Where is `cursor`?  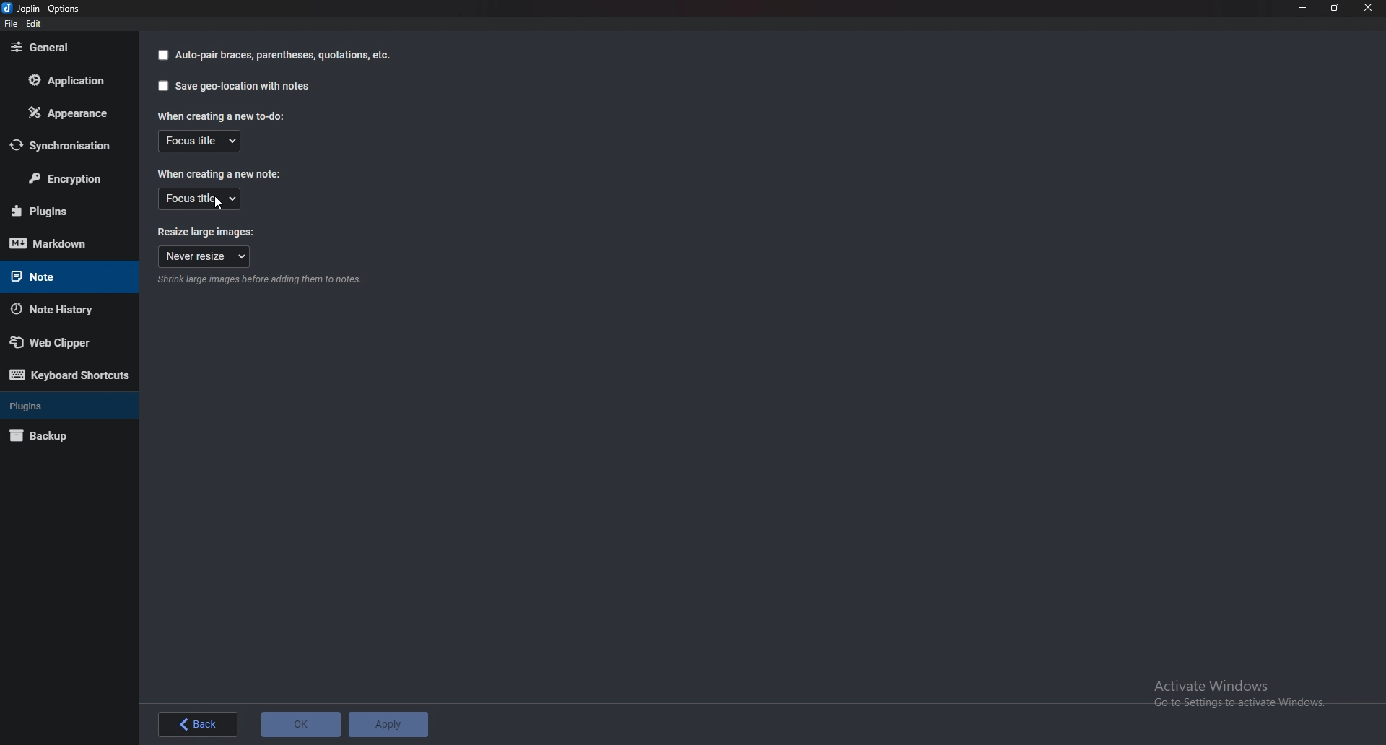
cursor is located at coordinates (219, 204).